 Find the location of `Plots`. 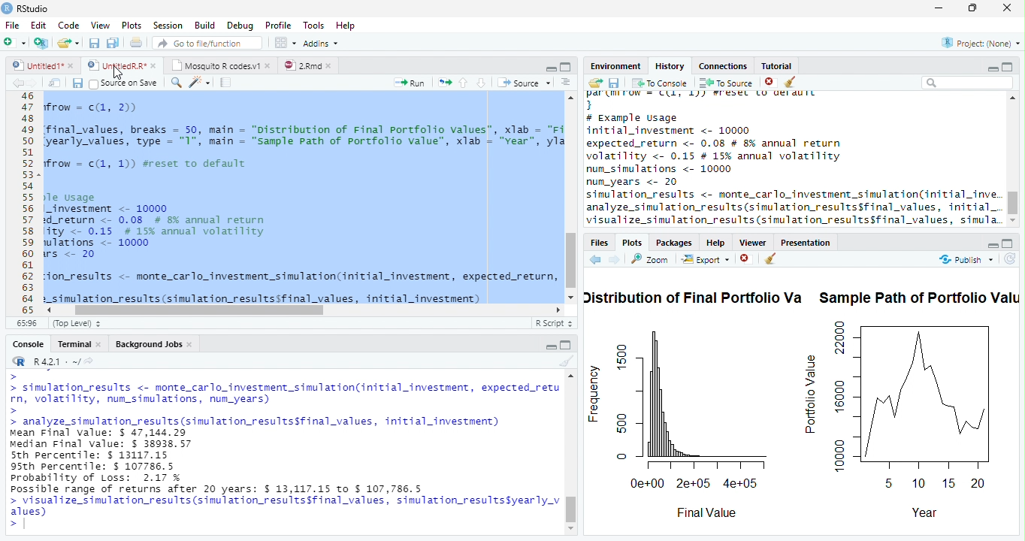

Plots is located at coordinates (131, 26).